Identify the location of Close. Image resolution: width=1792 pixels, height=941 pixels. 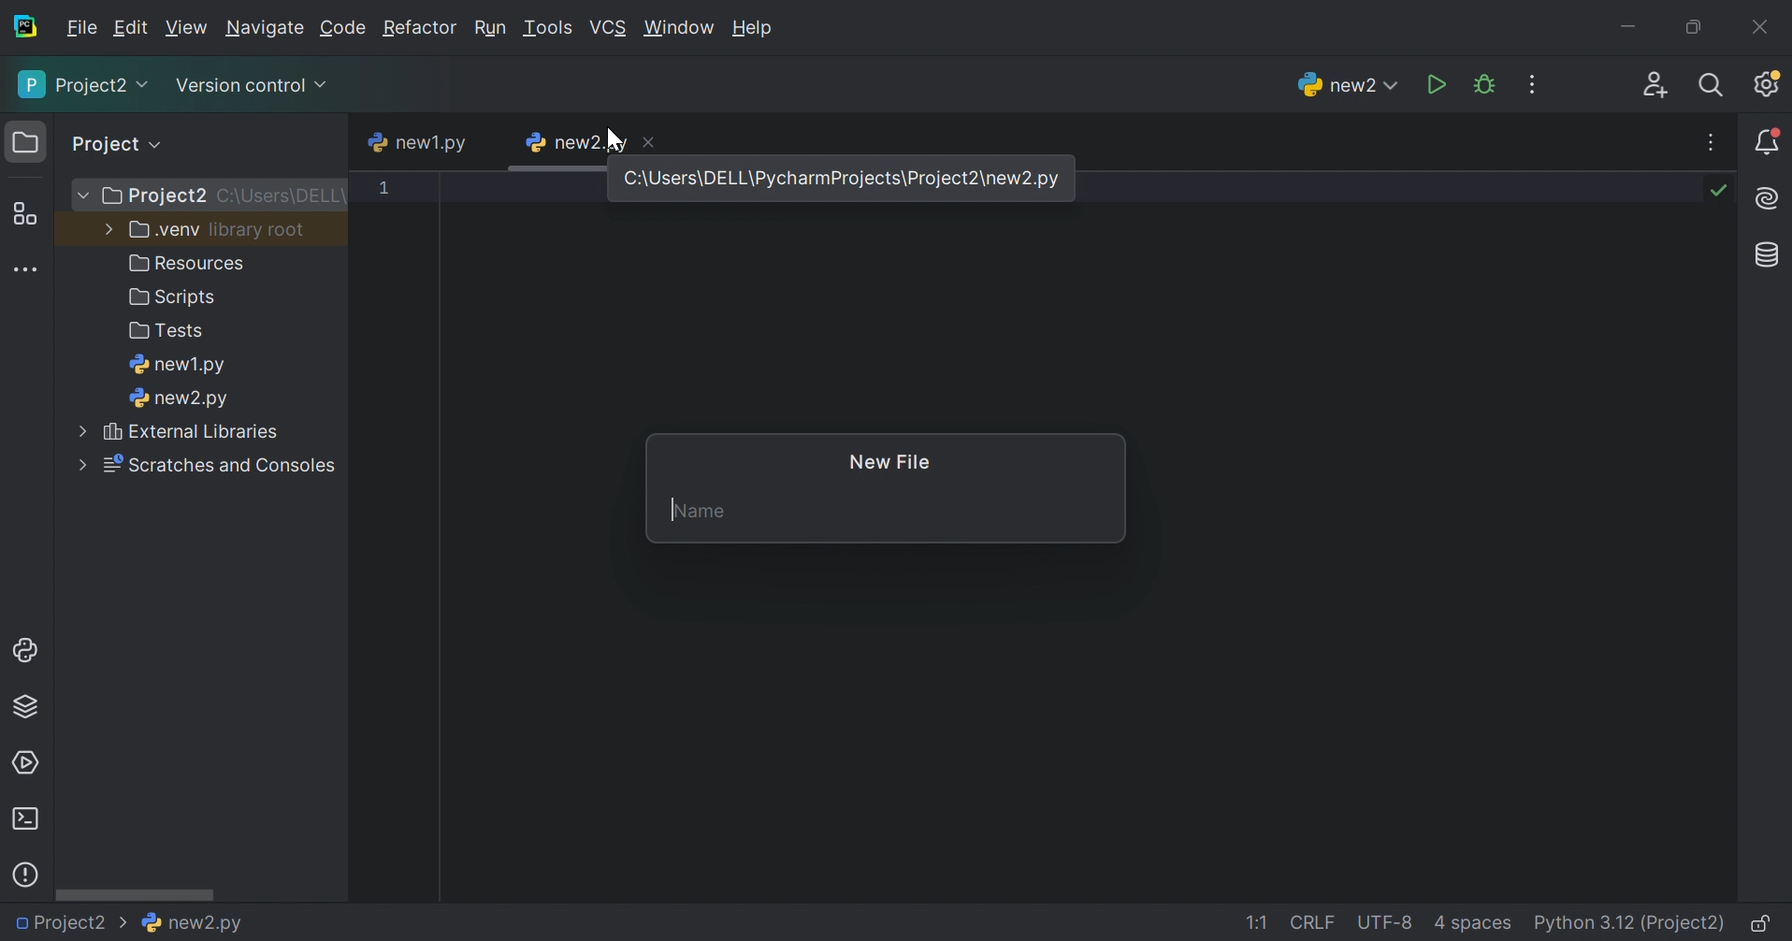
(653, 139).